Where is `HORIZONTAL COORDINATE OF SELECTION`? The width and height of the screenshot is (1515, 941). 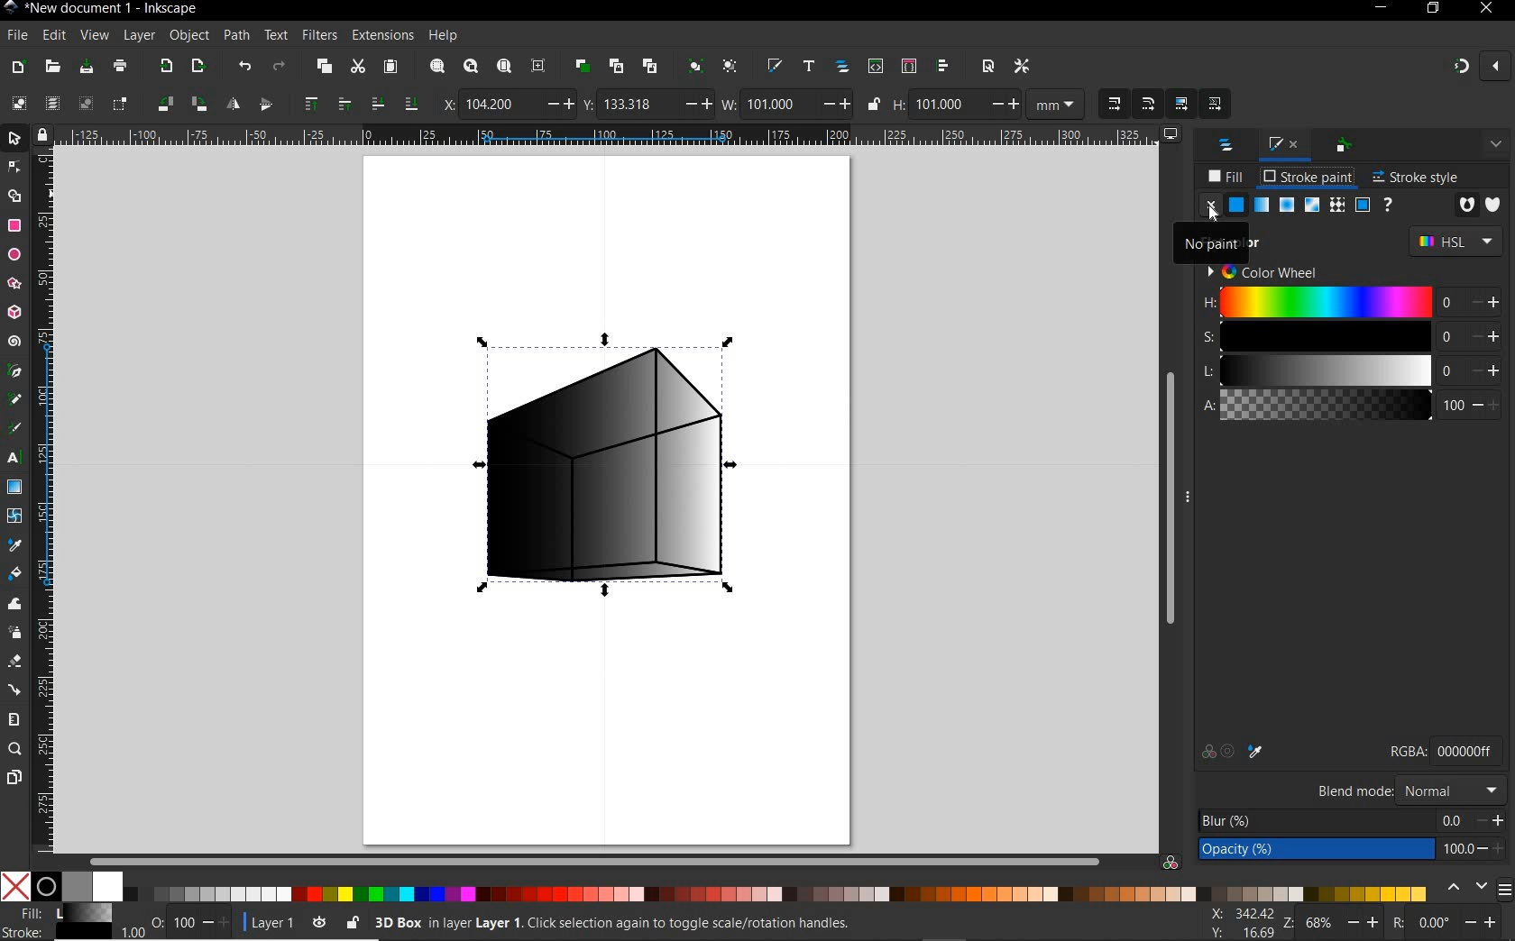 HORIZONTAL COORDINATE OF SELECTION is located at coordinates (445, 105).